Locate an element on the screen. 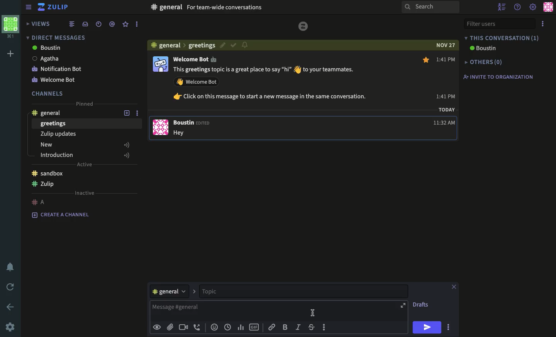 The image size is (556, 337). introduction is located at coordinates (86, 155).